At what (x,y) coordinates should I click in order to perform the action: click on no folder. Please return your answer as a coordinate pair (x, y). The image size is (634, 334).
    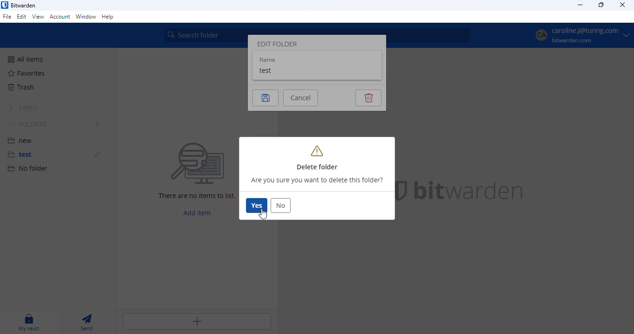
    Looking at the image, I should click on (28, 169).